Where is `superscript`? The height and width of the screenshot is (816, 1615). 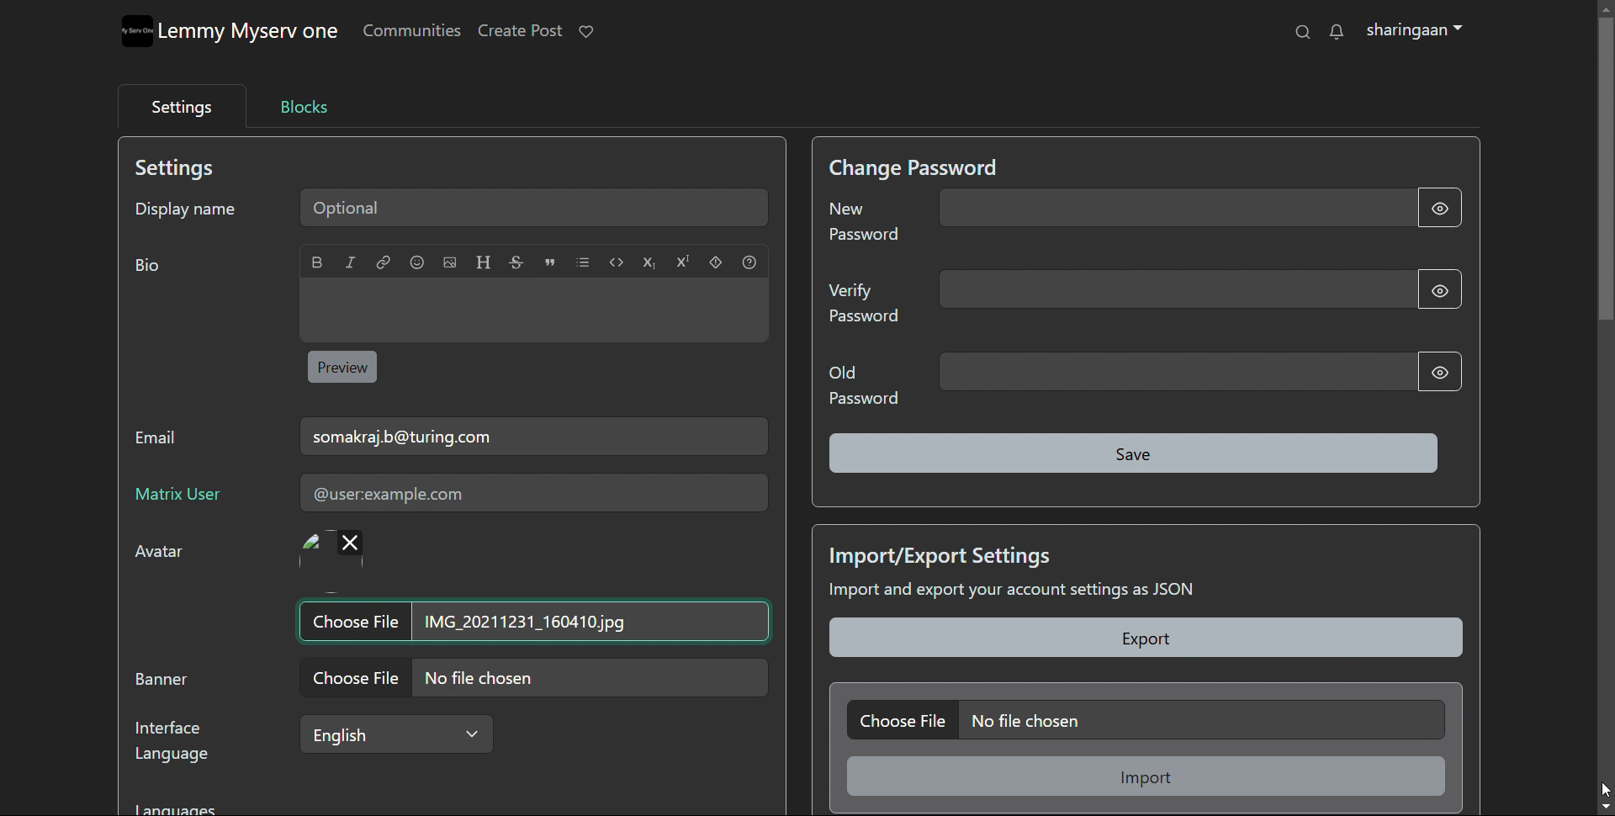 superscript is located at coordinates (682, 260).